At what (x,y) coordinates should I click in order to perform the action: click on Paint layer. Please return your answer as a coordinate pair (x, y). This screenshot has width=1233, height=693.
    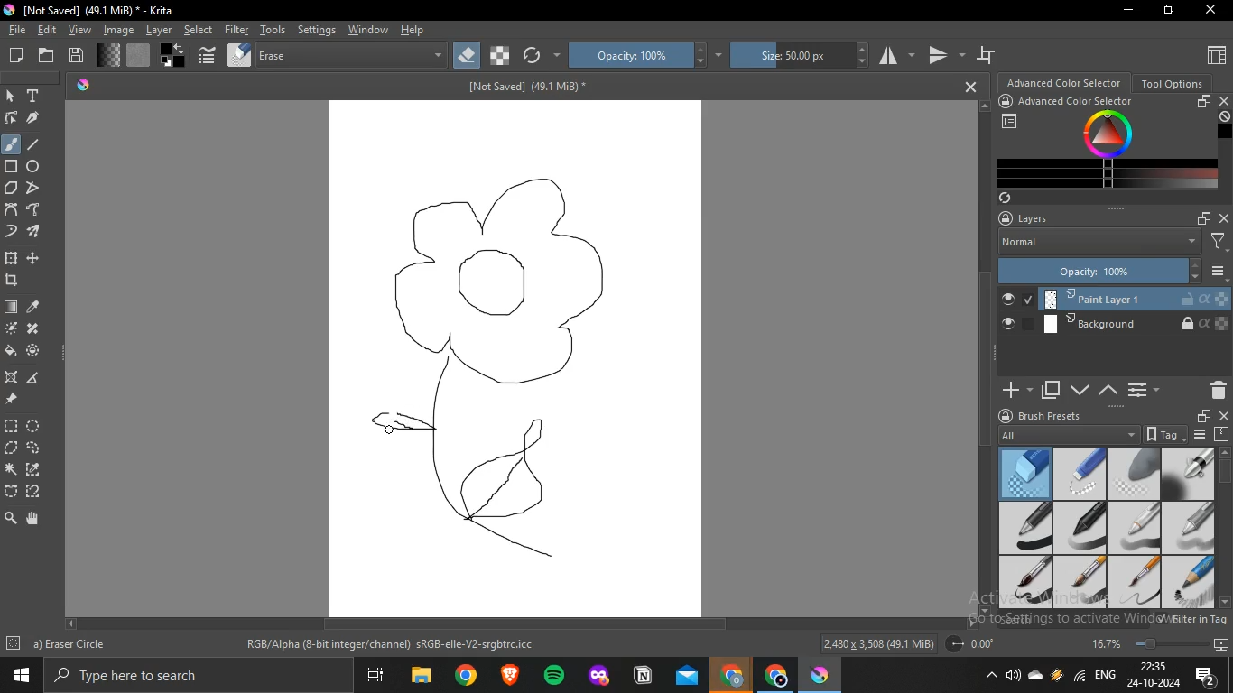
    Looking at the image, I should click on (1115, 296).